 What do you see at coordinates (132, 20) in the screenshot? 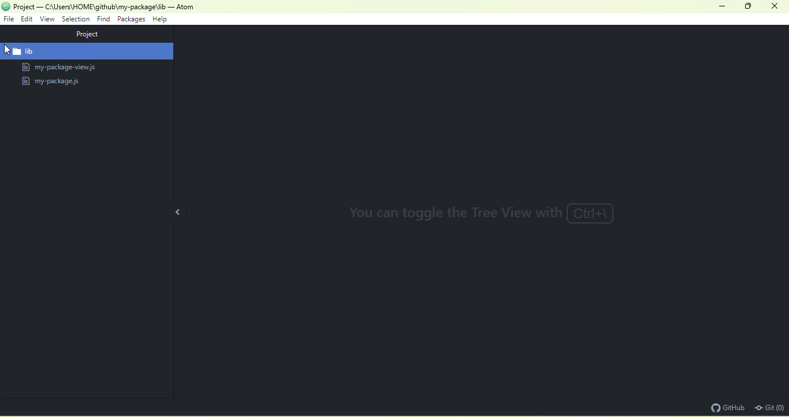
I see `packages` at bounding box center [132, 20].